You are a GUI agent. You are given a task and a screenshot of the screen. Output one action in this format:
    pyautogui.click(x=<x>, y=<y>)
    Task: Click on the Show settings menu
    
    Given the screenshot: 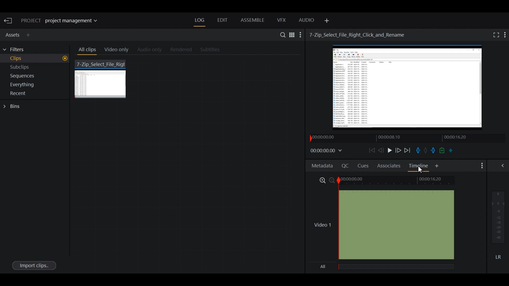 What is the action you would take?
    pyautogui.click(x=505, y=34)
    